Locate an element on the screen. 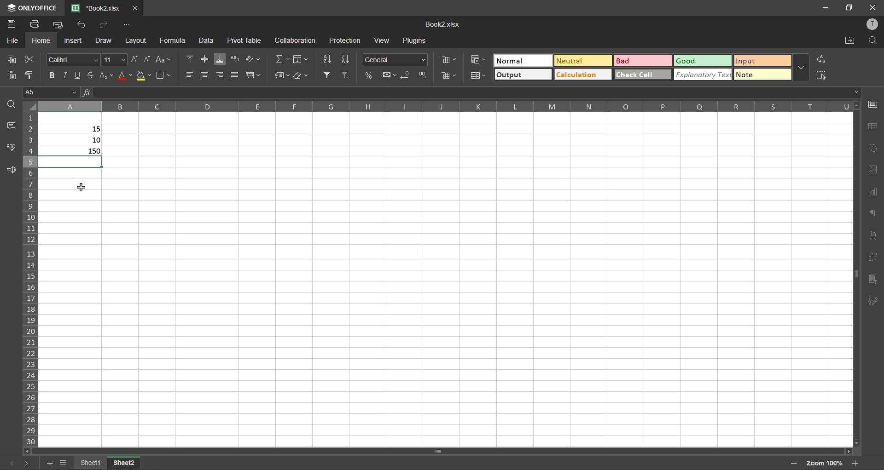 The width and height of the screenshot is (884, 470). file is located at coordinates (12, 40).